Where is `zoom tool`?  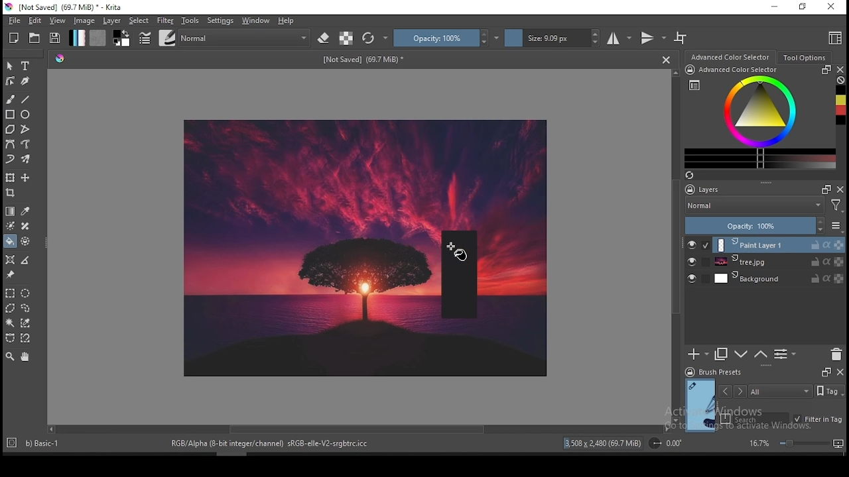
zoom tool is located at coordinates (10, 357).